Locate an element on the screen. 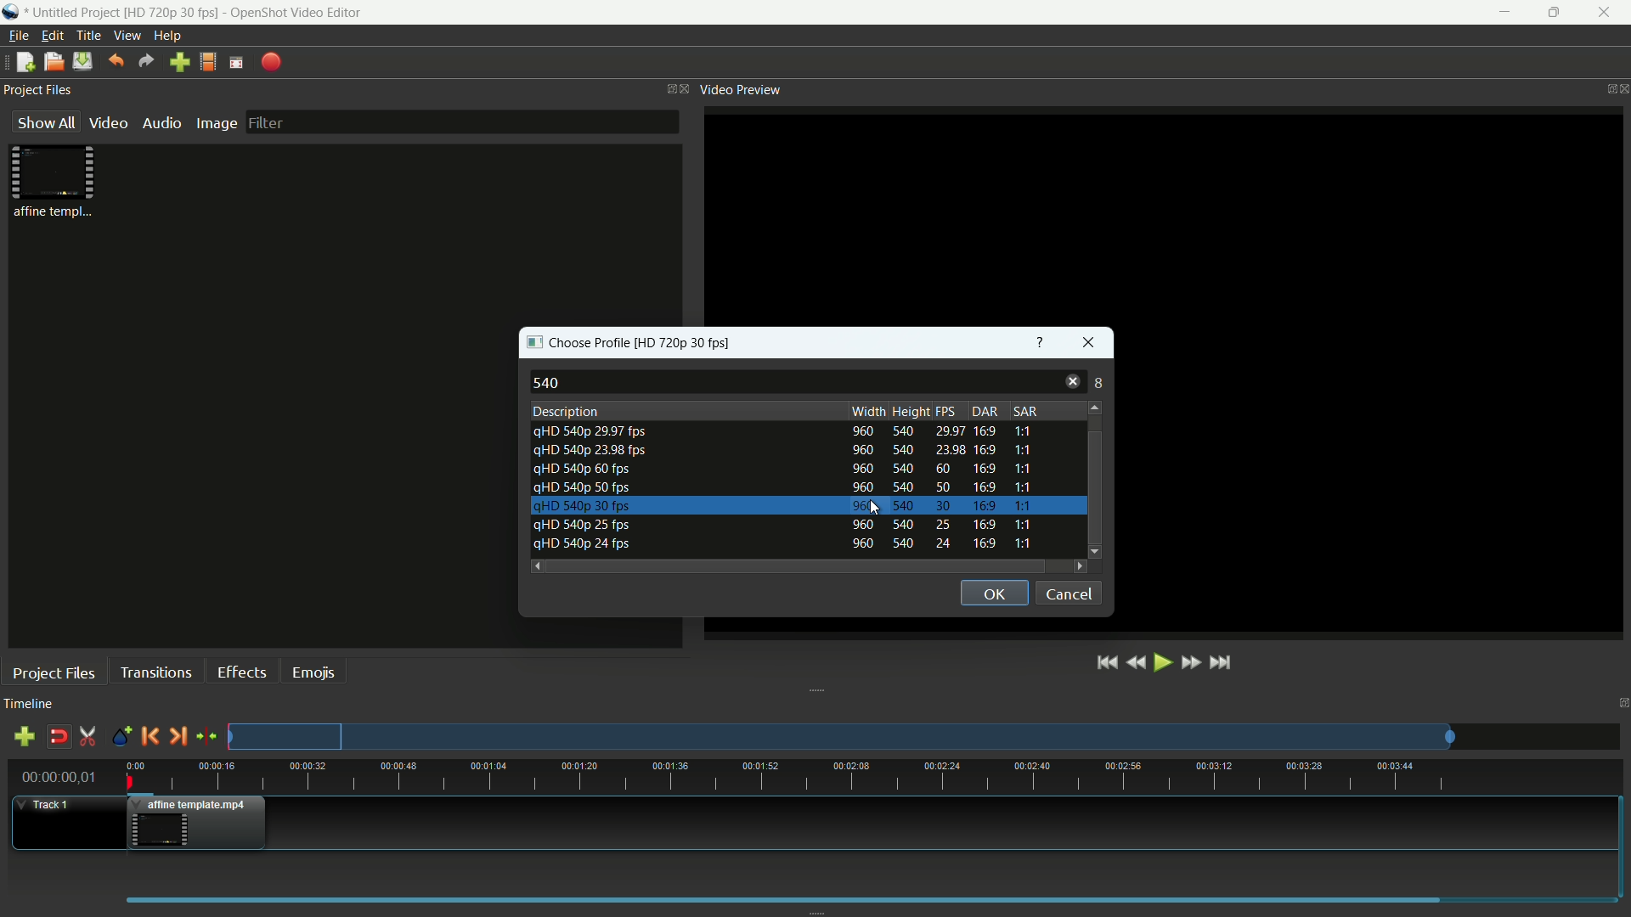 This screenshot has width=1631, height=917. timeline is located at coordinates (30, 705).